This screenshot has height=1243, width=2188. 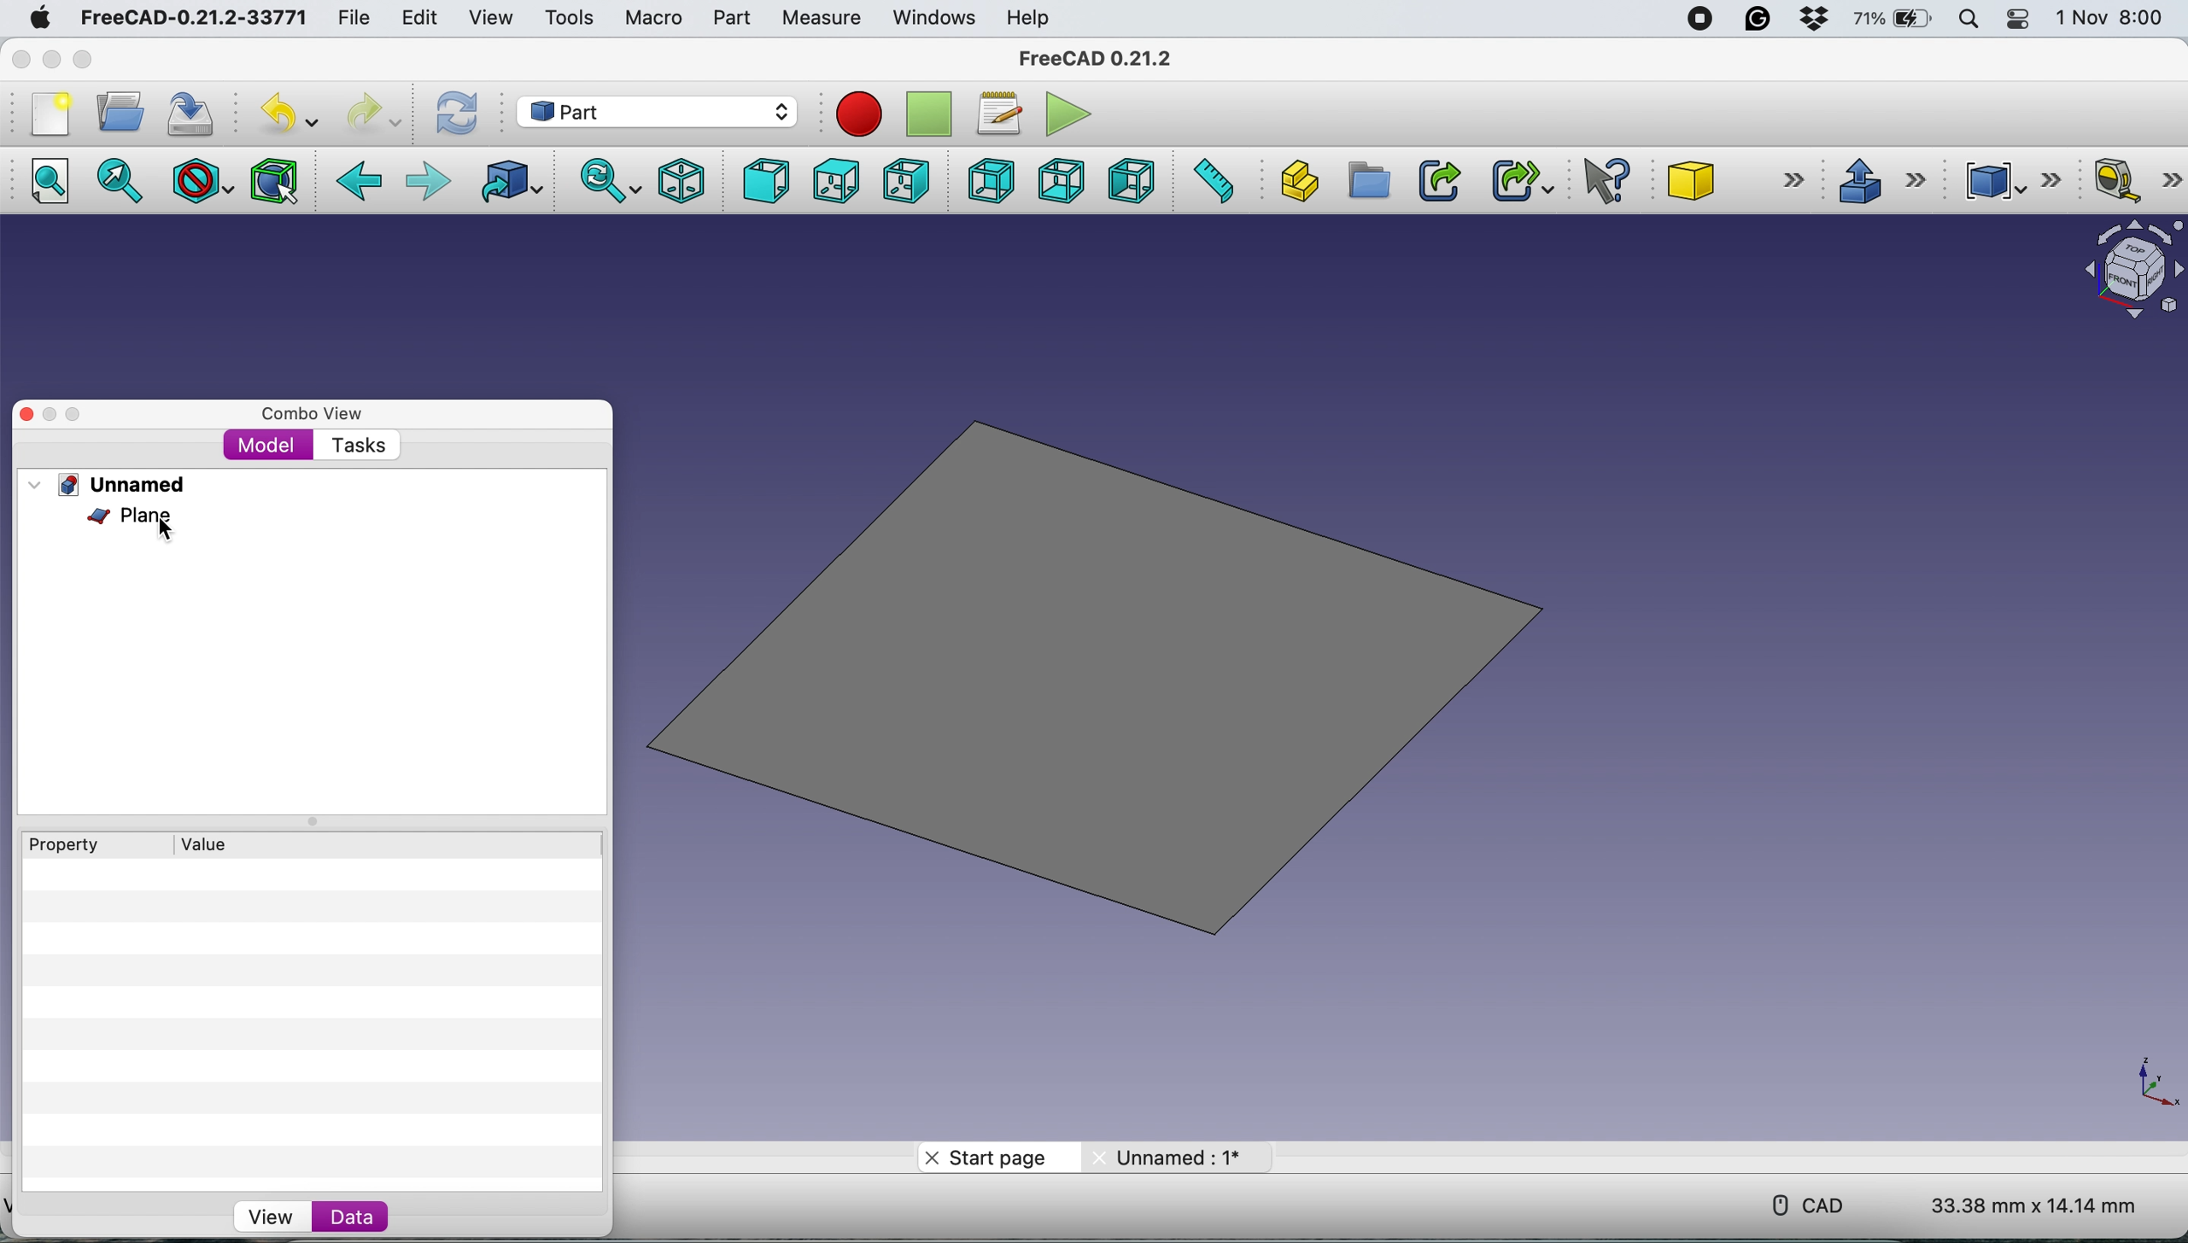 What do you see at coordinates (190, 114) in the screenshot?
I see `save` at bounding box center [190, 114].